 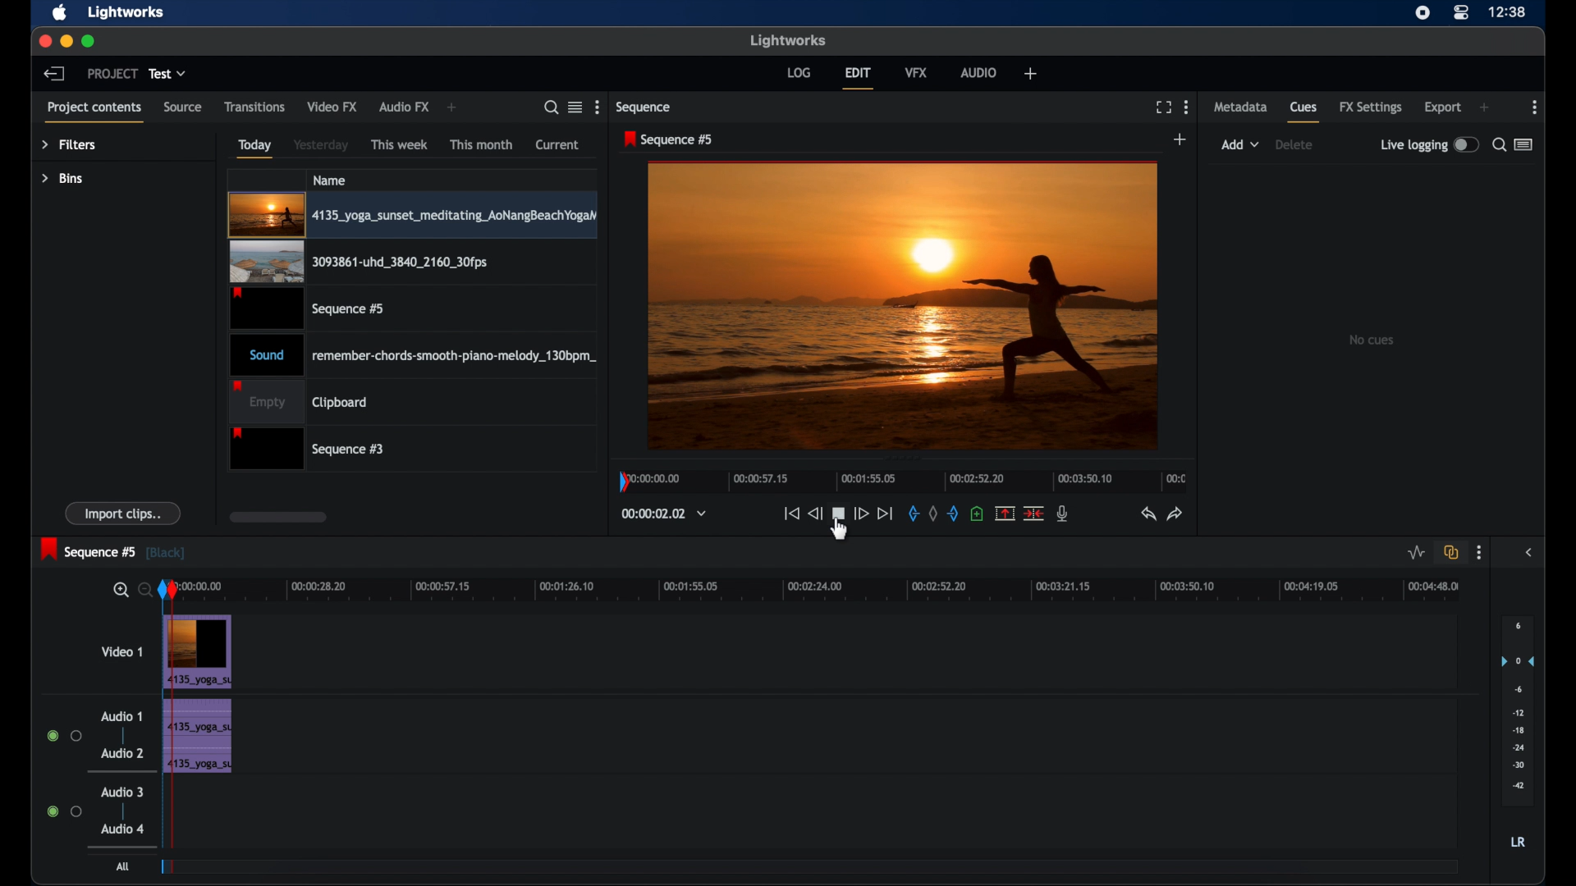 What do you see at coordinates (196, 652) in the screenshot?
I see `Video Clip` at bounding box center [196, 652].